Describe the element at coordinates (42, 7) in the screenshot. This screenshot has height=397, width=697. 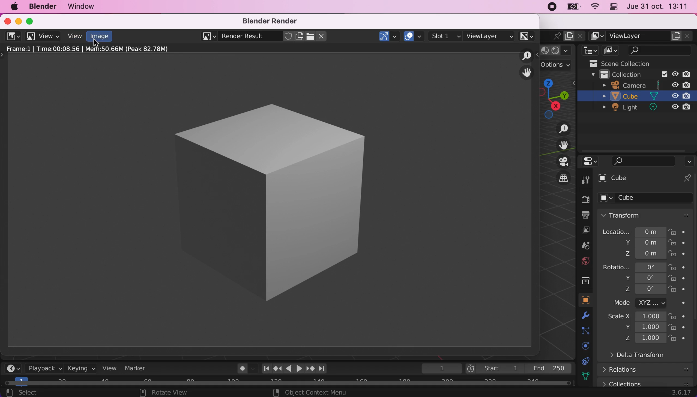
I see `blender` at that location.